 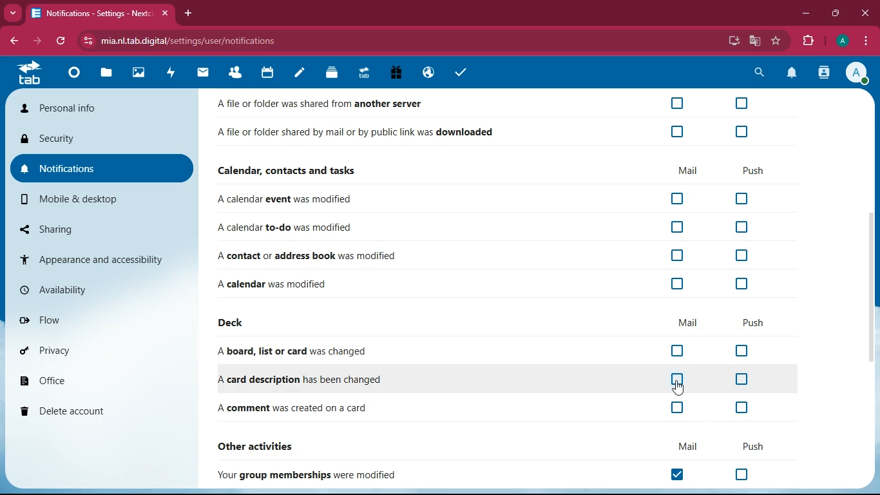 I want to click on Your group memberships were modified, so click(x=312, y=475).